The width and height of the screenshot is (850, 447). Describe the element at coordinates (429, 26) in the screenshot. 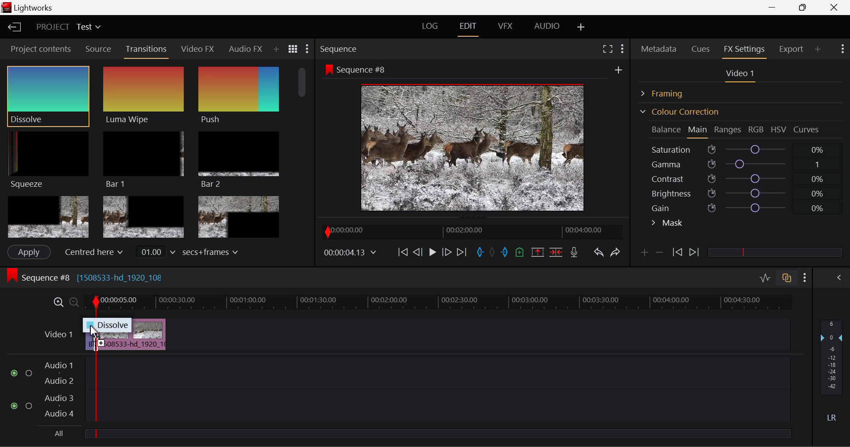

I see `LOG Layout` at that location.